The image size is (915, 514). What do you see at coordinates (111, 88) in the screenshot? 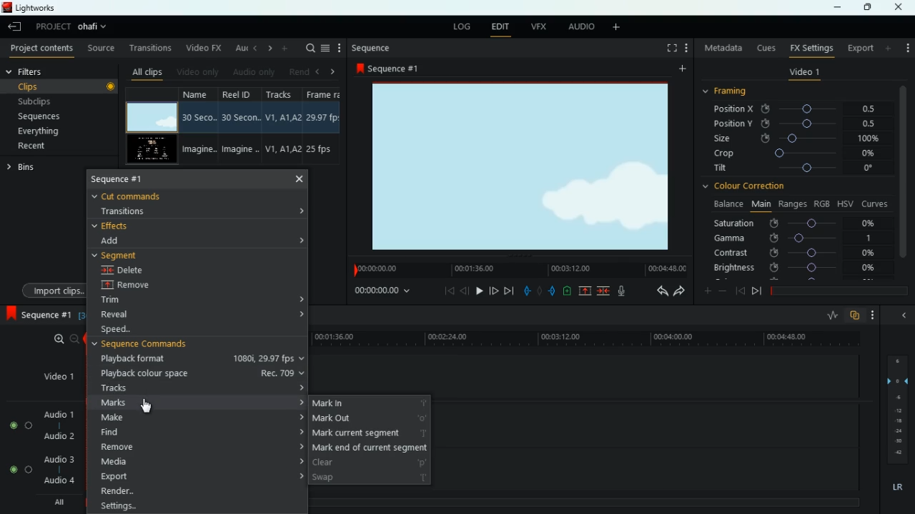
I see `` at bounding box center [111, 88].